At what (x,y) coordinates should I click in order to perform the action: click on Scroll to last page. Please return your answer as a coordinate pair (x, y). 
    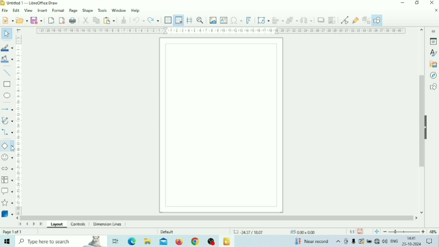
    Looking at the image, I should click on (41, 224).